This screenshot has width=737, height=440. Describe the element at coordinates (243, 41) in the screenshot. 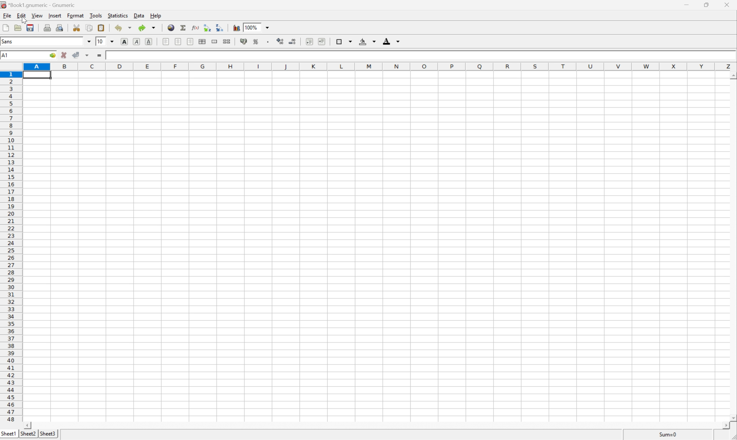

I see `format selection as accounting` at that location.